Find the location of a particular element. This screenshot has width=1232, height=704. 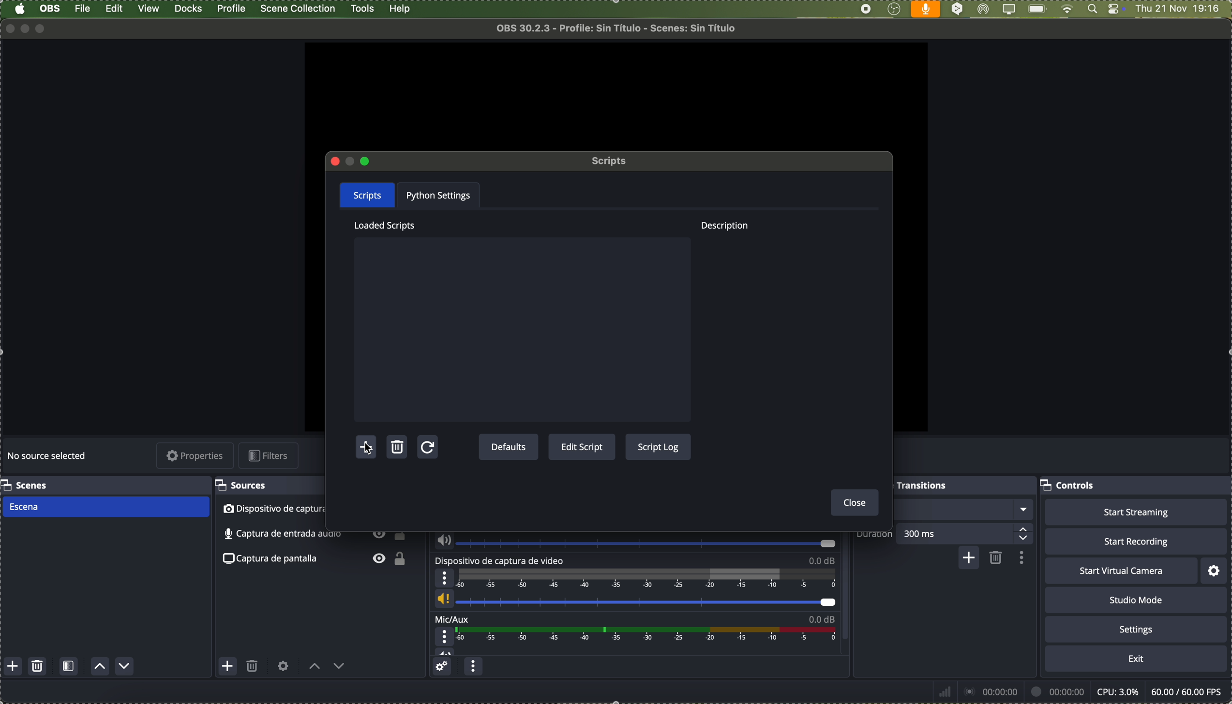

fade is located at coordinates (962, 510).